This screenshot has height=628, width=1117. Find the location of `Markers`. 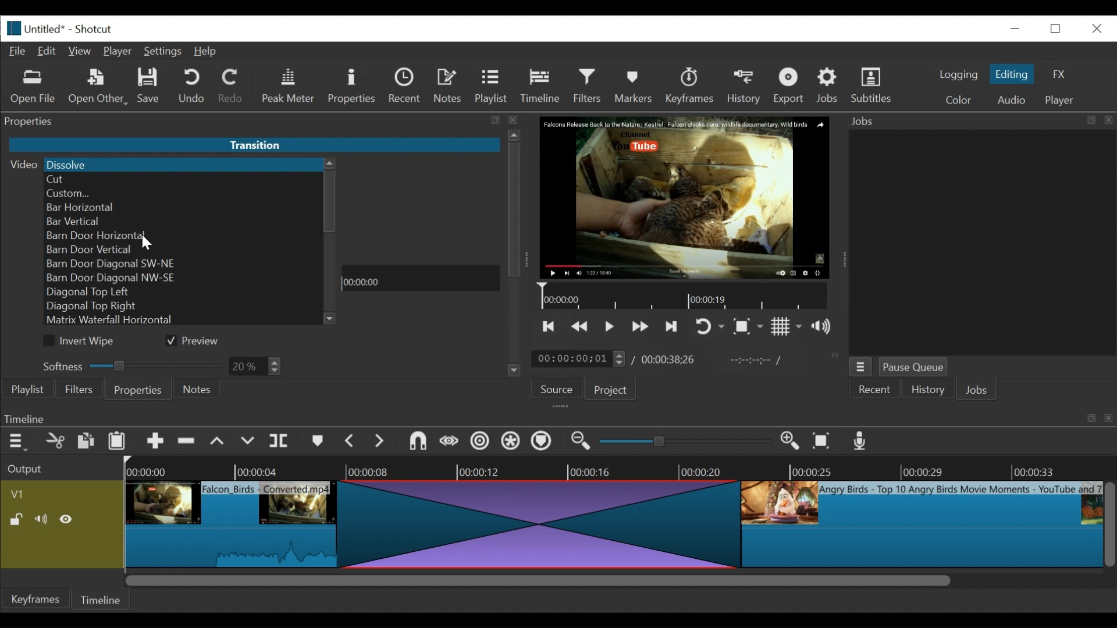

Markers is located at coordinates (636, 85).